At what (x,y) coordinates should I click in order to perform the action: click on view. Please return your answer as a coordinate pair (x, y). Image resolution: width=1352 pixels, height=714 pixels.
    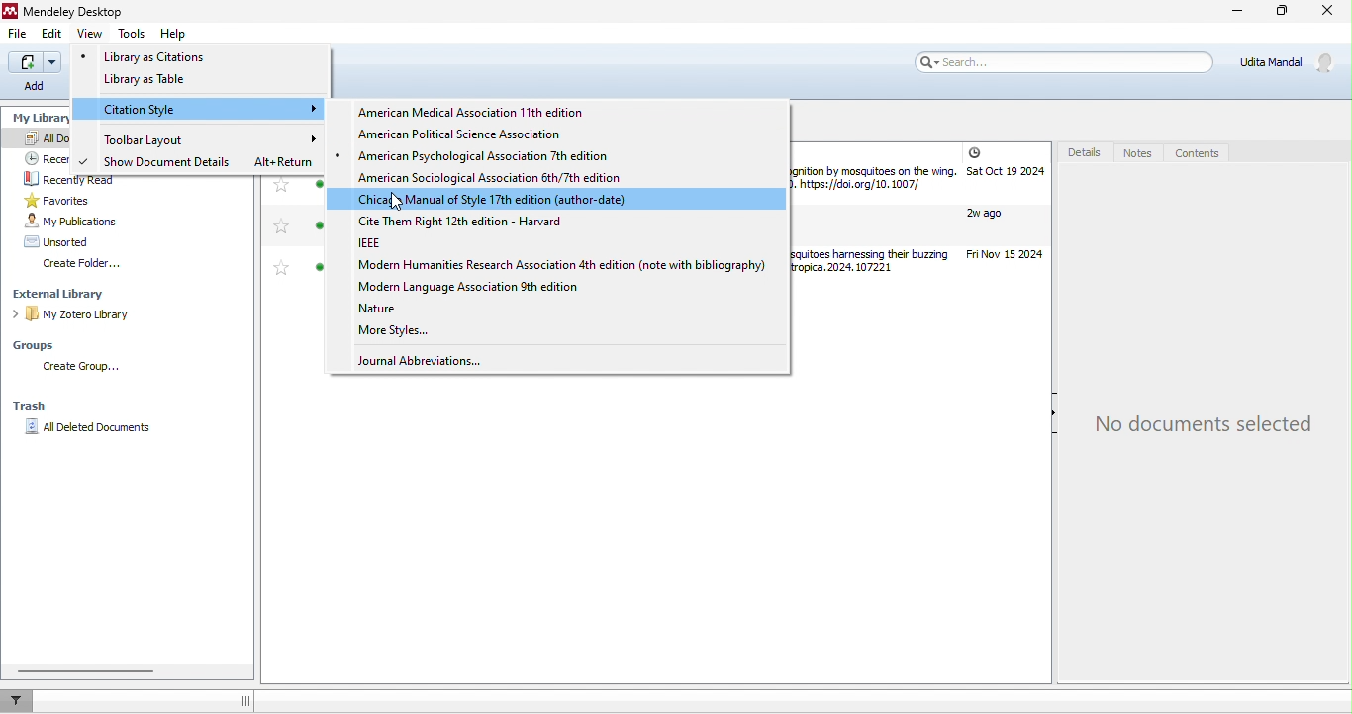
    Looking at the image, I should click on (93, 35).